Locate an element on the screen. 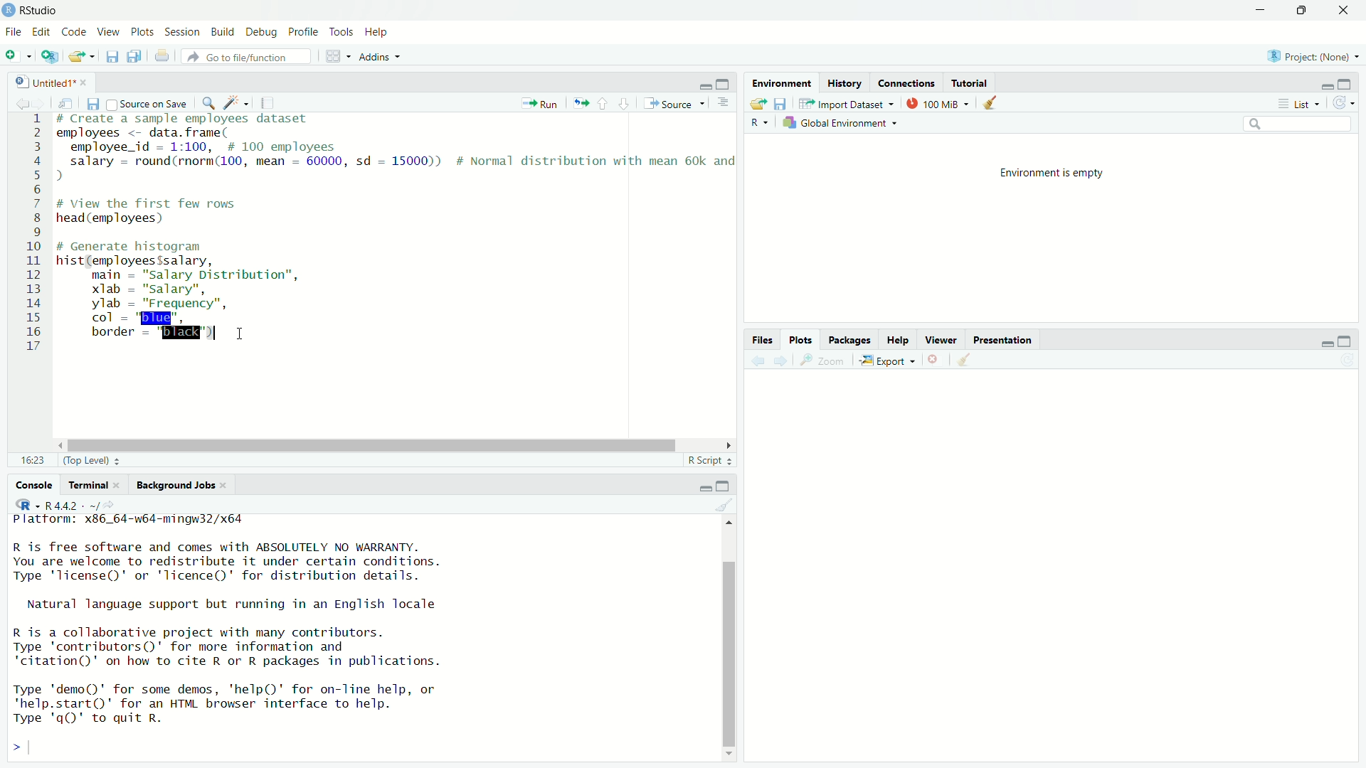 The image size is (1366, 768). 1 2 3 4 5 6 7 8 9 10 11 12 13 14 15 16 17 is located at coordinates (36, 235).